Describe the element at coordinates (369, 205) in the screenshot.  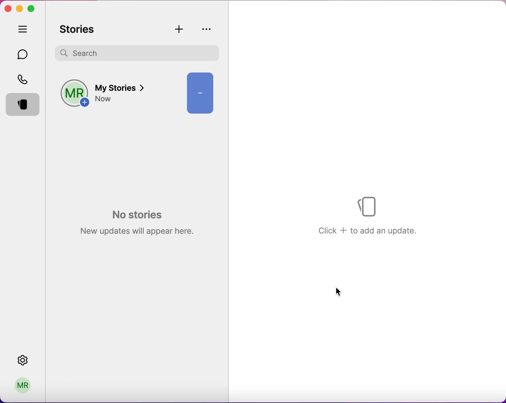
I see `Stories logo` at that location.